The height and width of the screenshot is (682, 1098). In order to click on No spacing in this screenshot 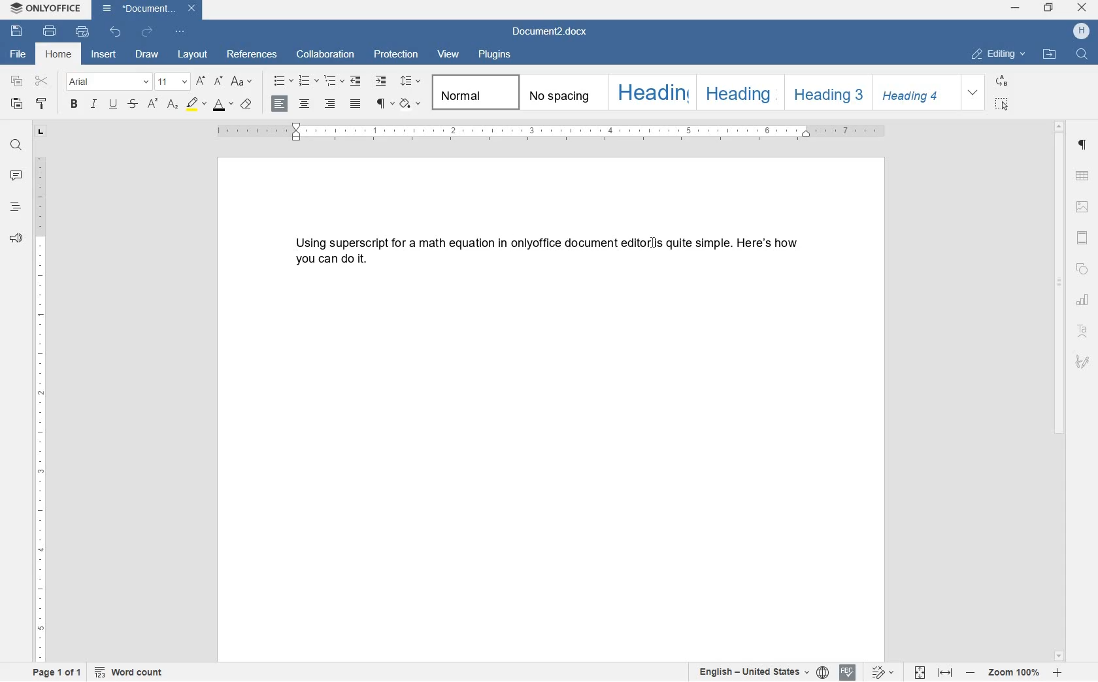, I will do `click(559, 91)`.